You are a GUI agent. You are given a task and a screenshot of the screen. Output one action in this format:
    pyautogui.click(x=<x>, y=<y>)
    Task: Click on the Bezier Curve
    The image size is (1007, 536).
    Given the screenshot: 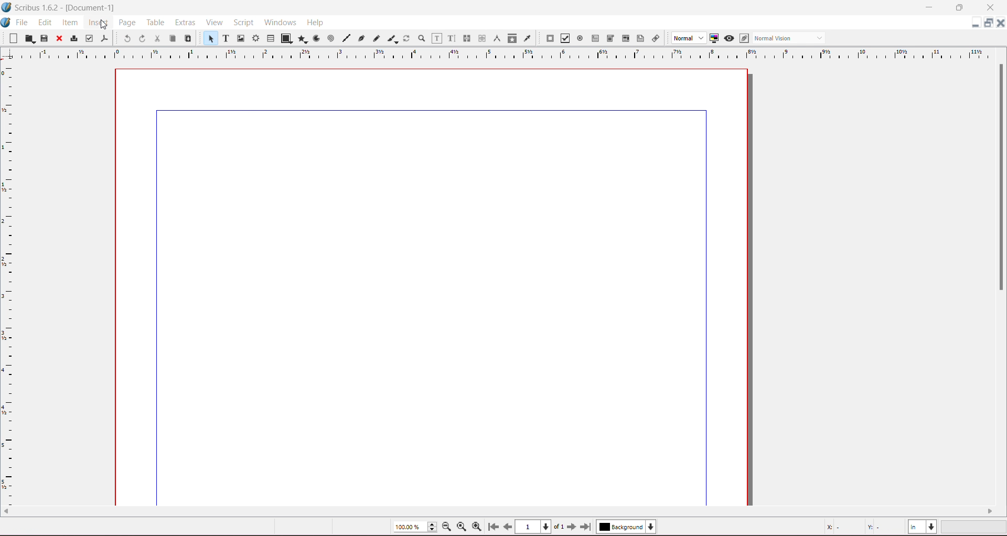 What is the action you would take?
    pyautogui.click(x=362, y=39)
    